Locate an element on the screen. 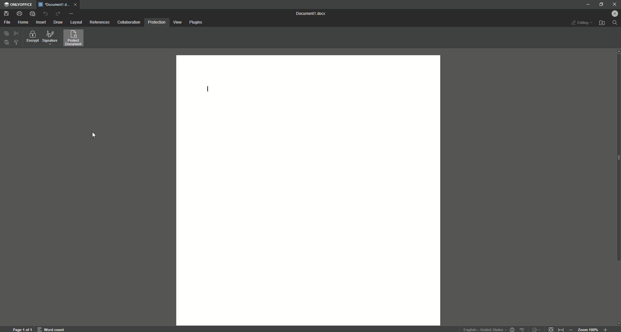  scroll bar is located at coordinates (617, 163).